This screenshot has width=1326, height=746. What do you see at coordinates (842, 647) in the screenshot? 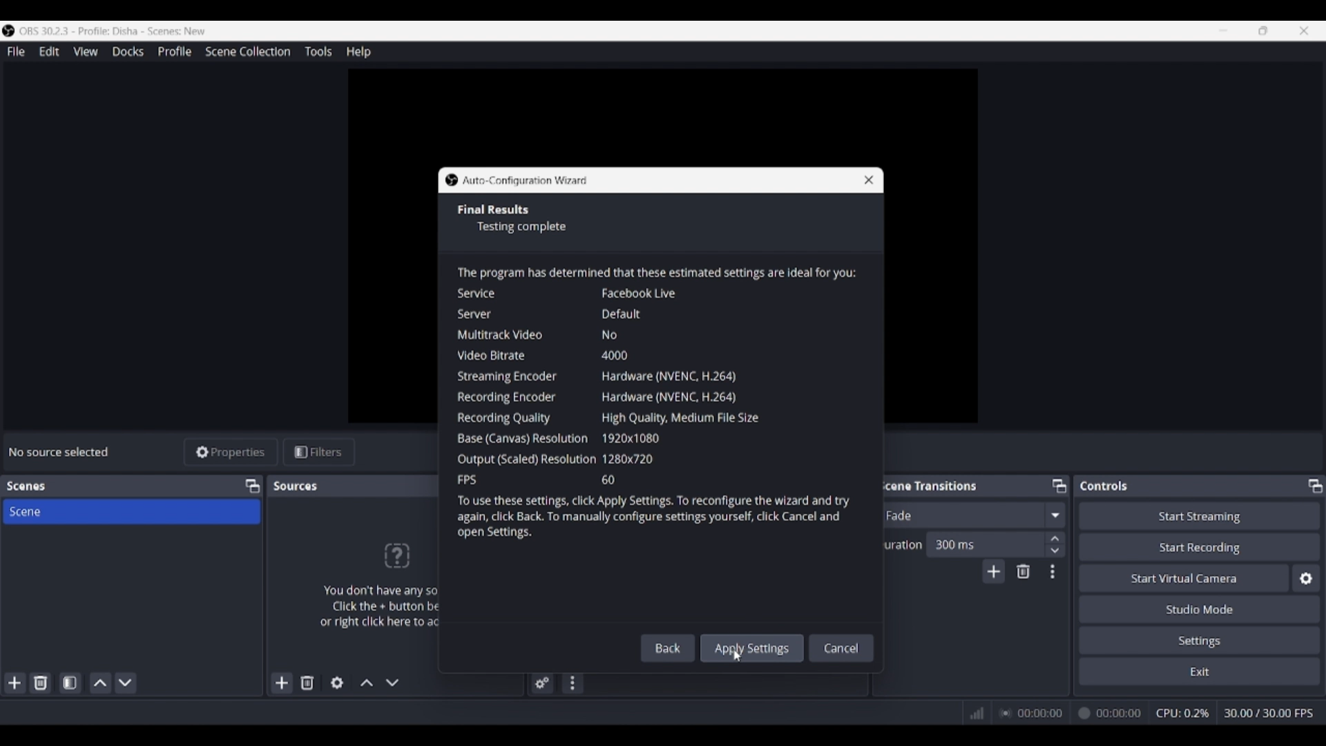
I see `Cancel` at bounding box center [842, 647].